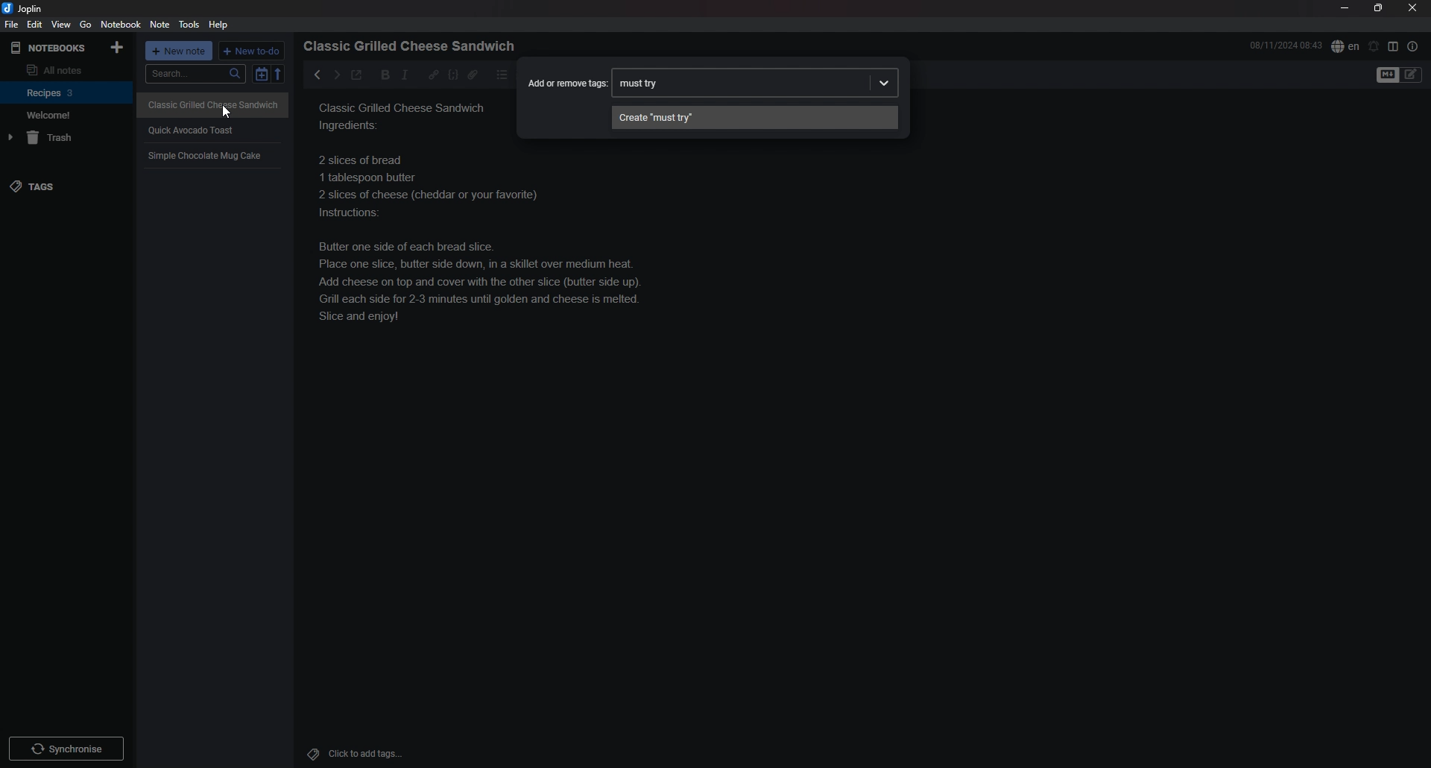  I want to click on joplin, so click(25, 8).